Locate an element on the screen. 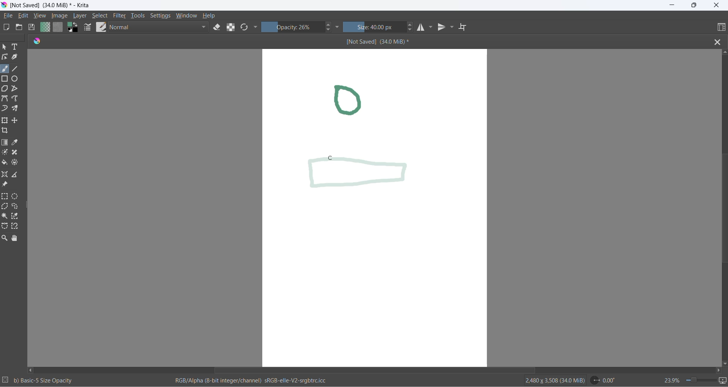 This screenshot has height=387, width=728. view is located at coordinates (41, 16).